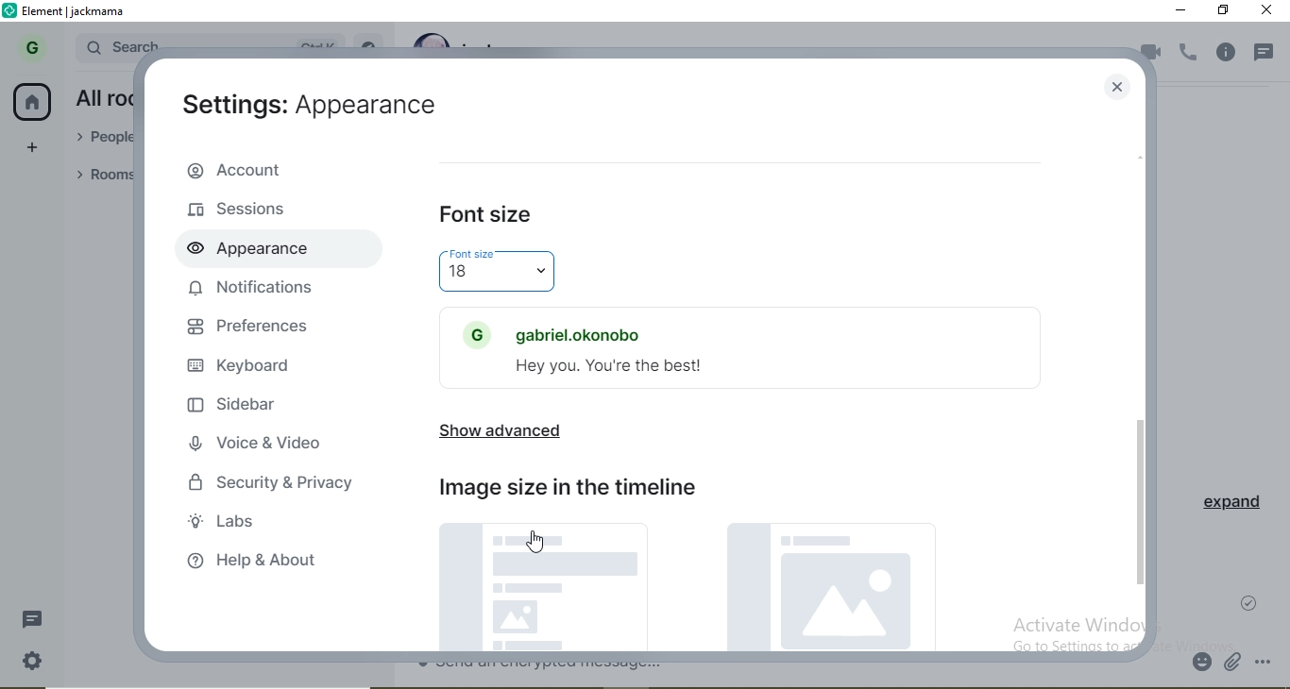 This screenshot has height=689, width=1290. I want to click on rooms, so click(99, 176).